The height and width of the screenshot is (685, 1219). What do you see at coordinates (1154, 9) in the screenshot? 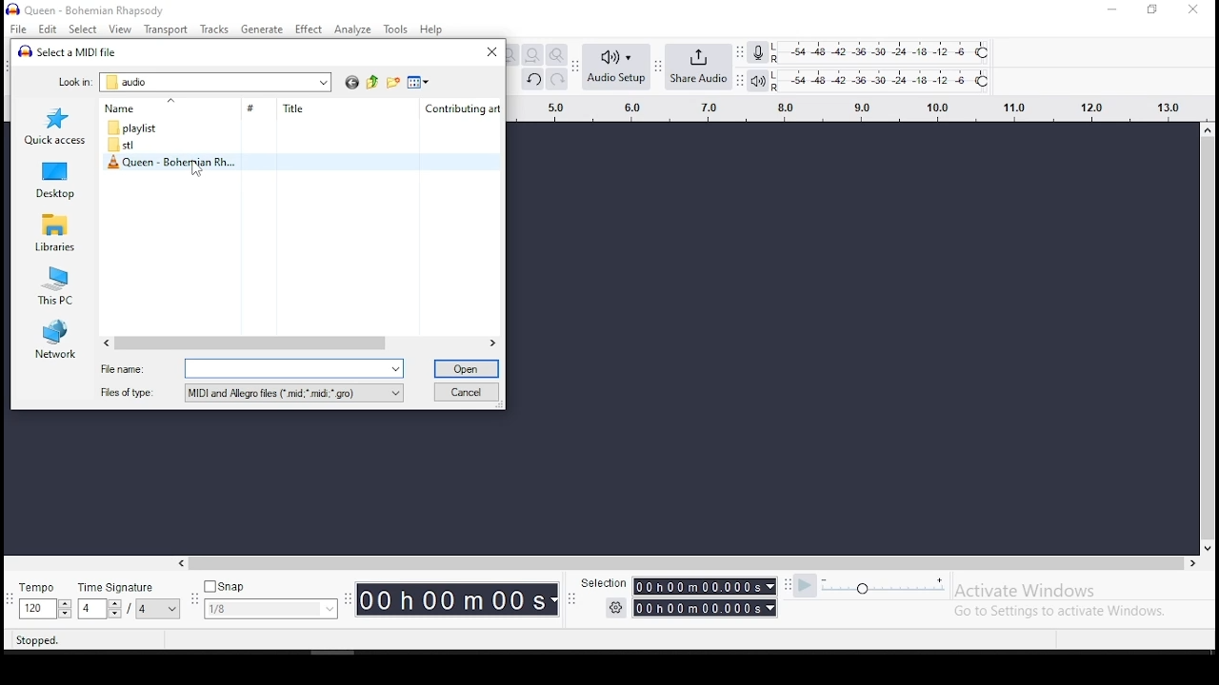
I see `restore` at bounding box center [1154, 9].